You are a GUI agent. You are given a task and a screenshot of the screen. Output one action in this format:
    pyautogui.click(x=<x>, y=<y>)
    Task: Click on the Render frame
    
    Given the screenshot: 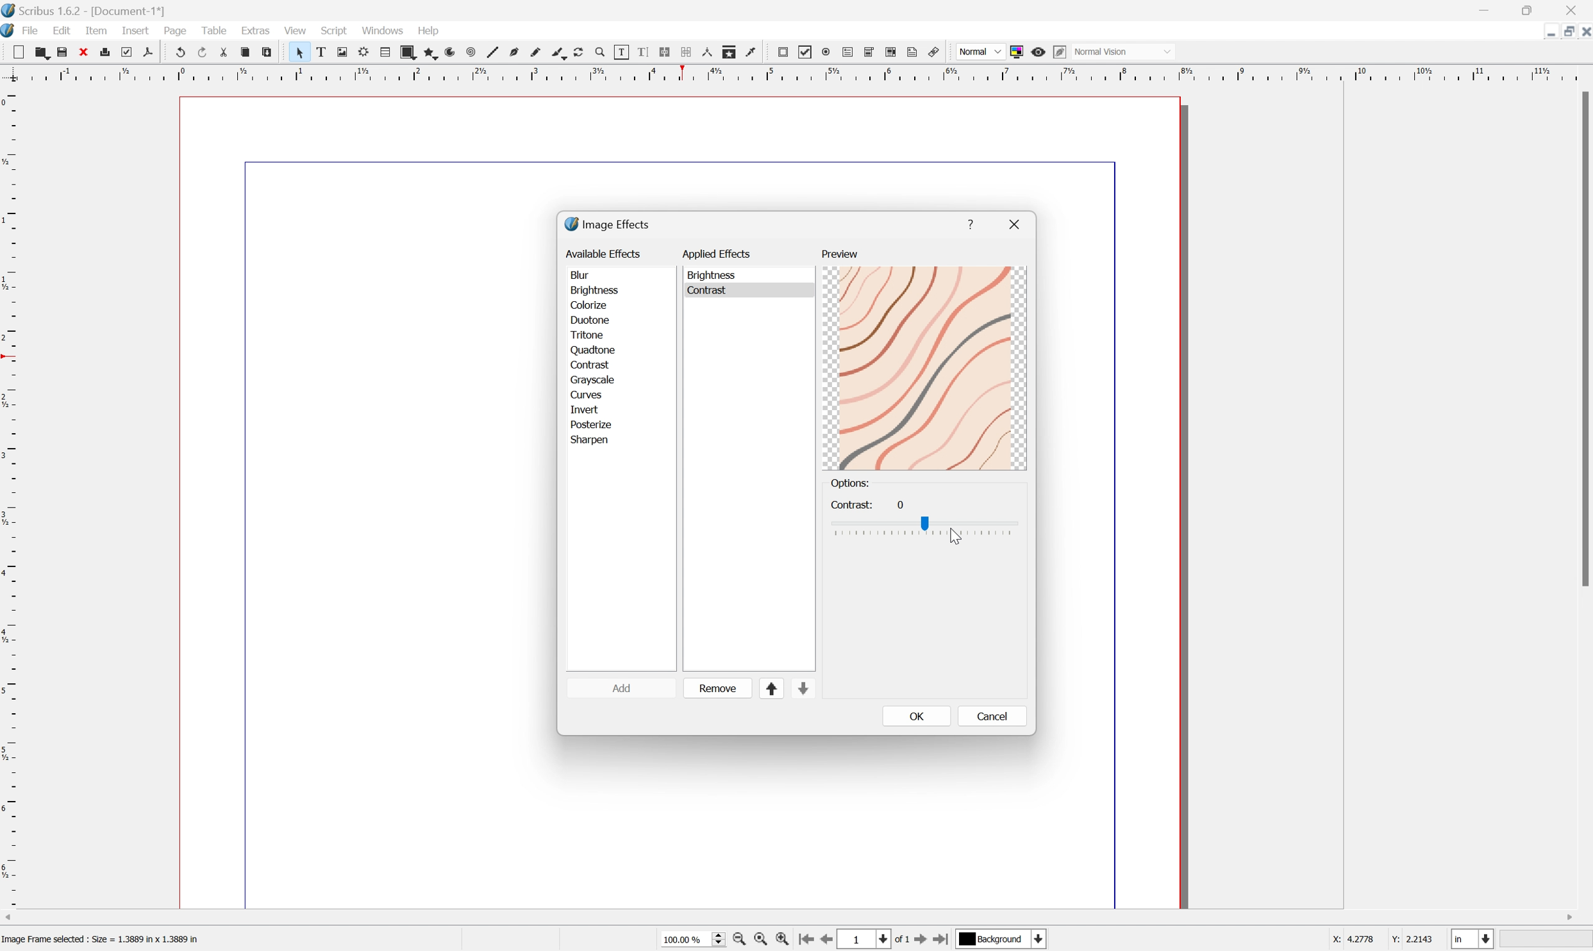 What is the action you would take?
    pyautogui.click(x=364, y=52)
    